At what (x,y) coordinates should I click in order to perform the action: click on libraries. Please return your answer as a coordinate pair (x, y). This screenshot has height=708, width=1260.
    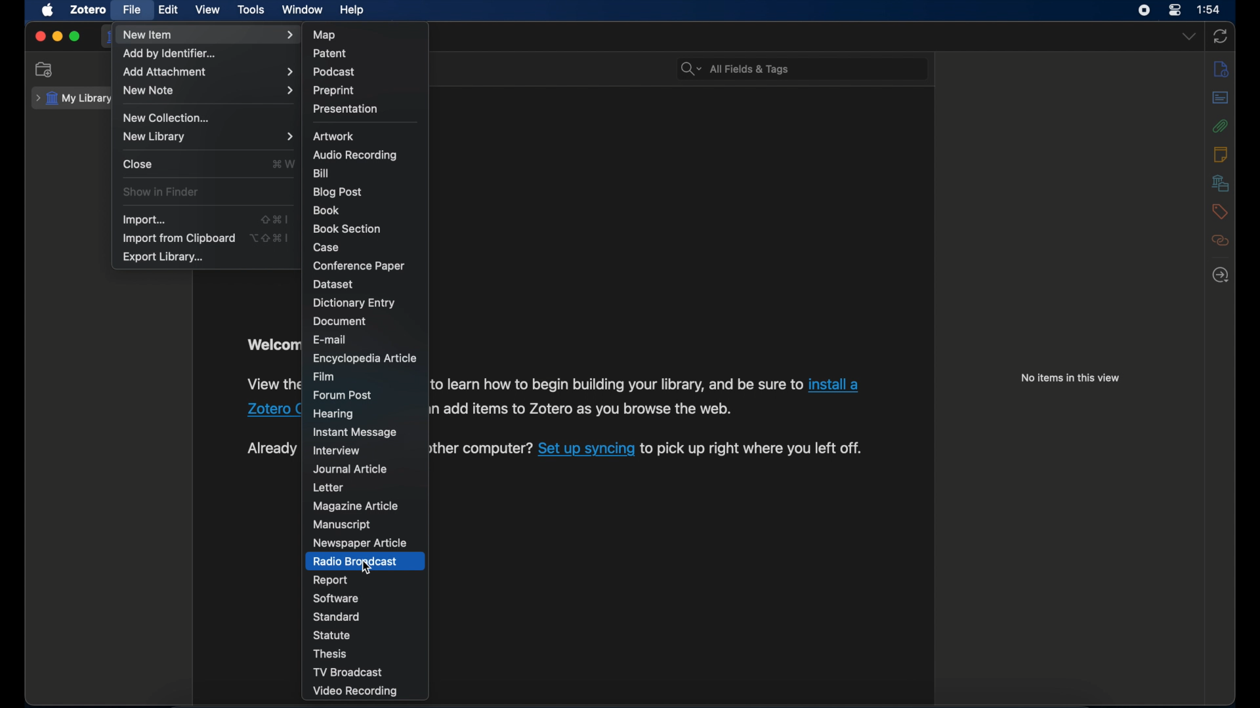
    Looking at the image, I should click on (1221, 183).